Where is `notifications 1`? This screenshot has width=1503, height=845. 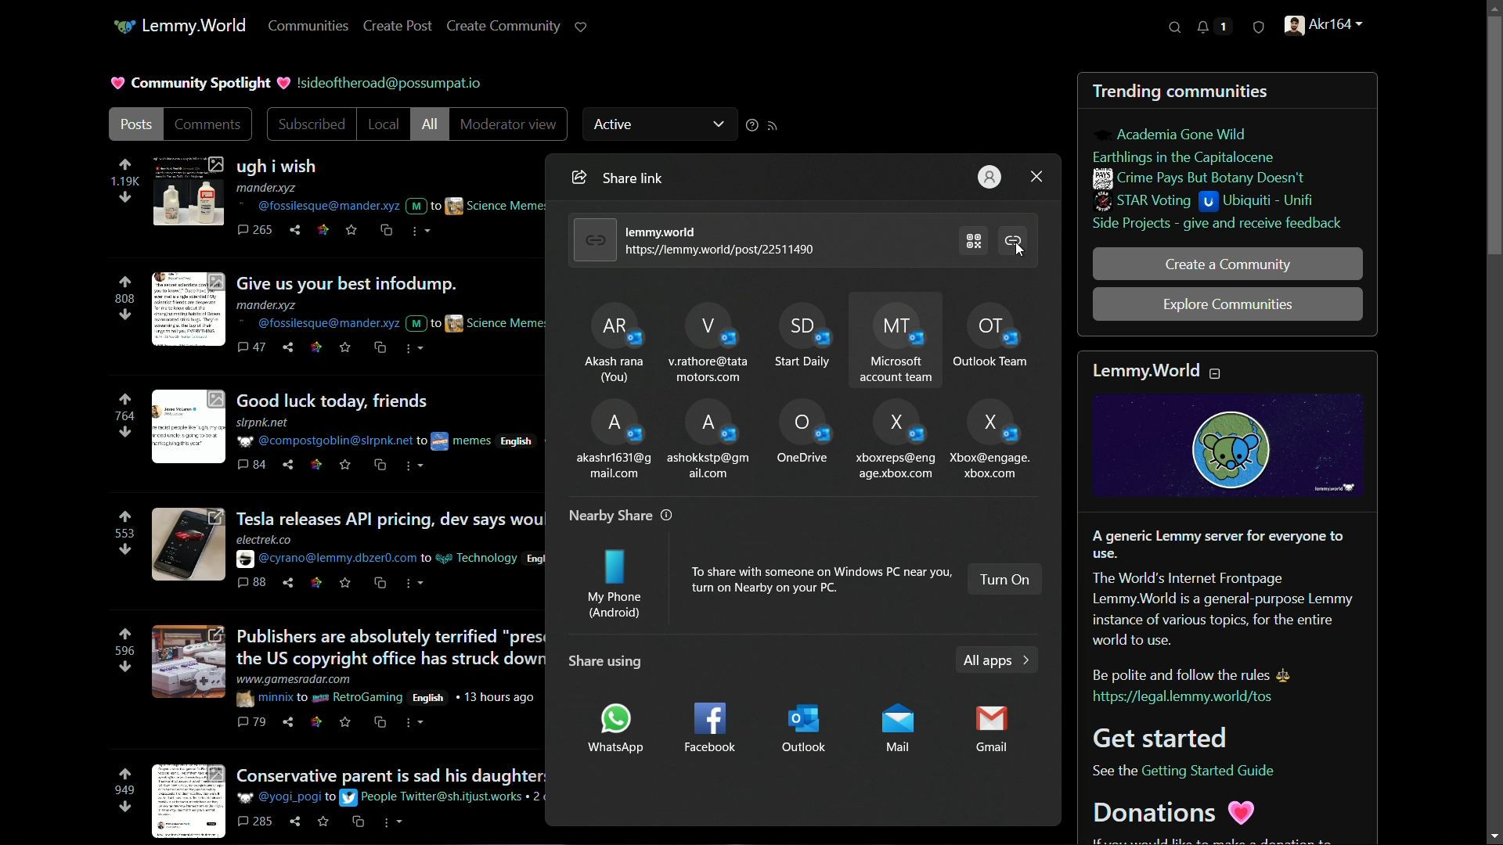 notifications 1 is located at coordinates (1210, 27).